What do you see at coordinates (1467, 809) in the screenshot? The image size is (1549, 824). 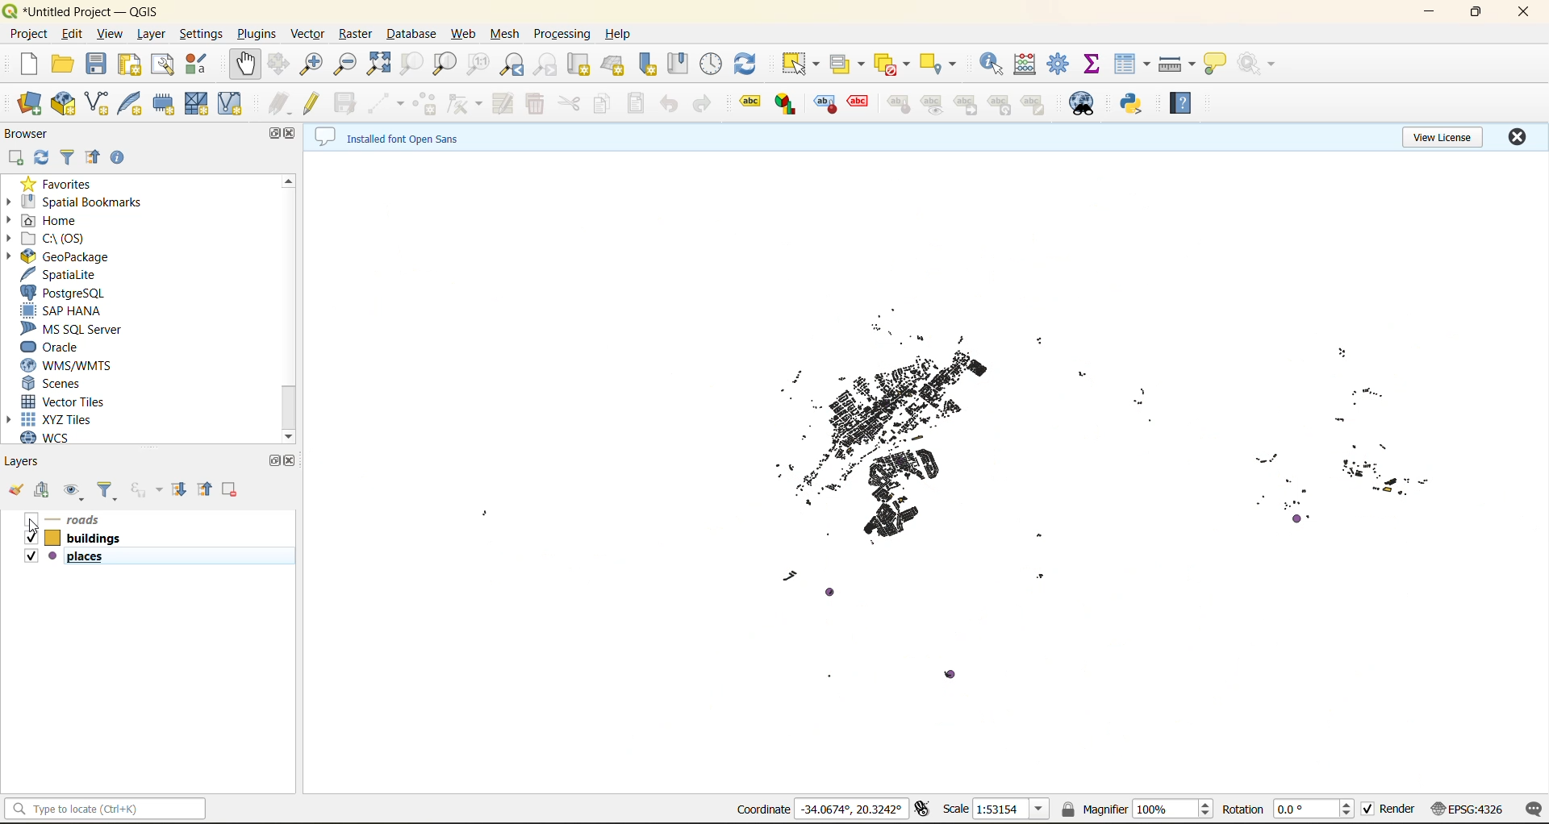 I see `crs` at bounding box center [1467, 809].